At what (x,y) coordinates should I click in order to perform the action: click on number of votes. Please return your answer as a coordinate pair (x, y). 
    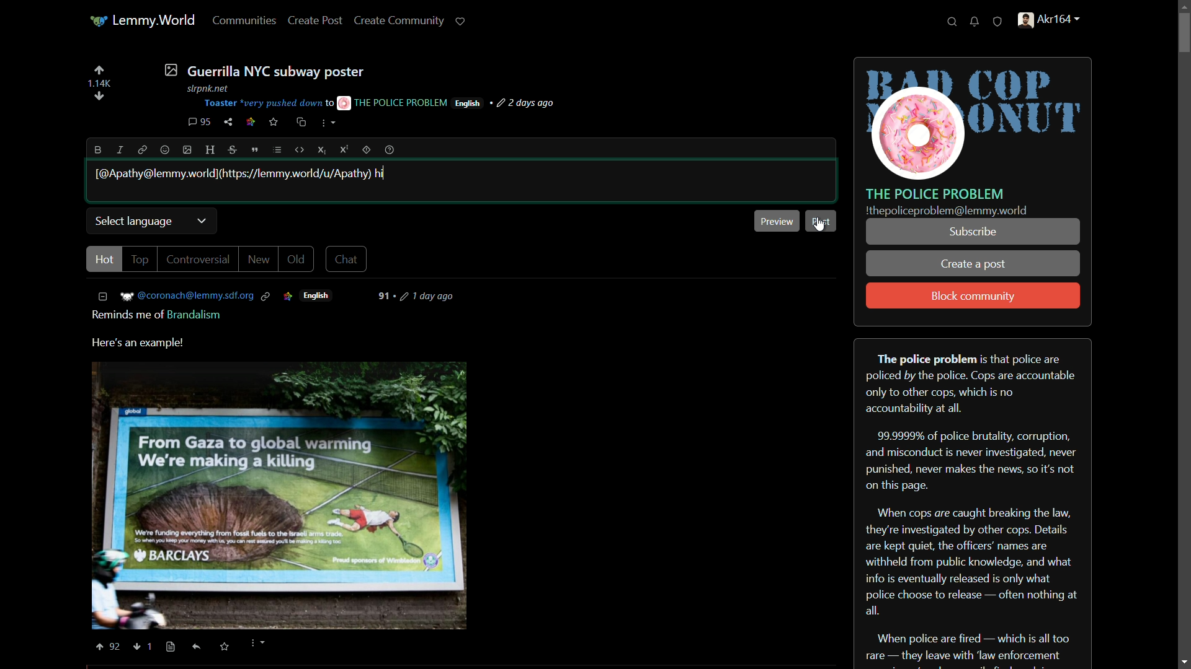
    Looking at the image, I should click on (99, 84).